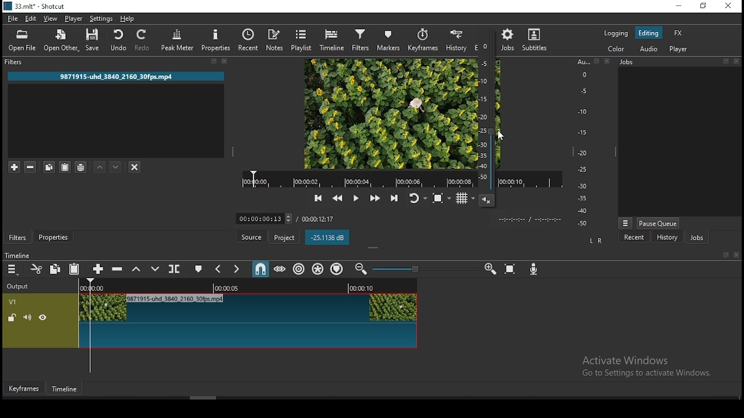 The height and width of the screenshot is (418, 744). Describe the element at coordinates (328, 238) in the screenshot. I see `-25.1136 dB` at that location.